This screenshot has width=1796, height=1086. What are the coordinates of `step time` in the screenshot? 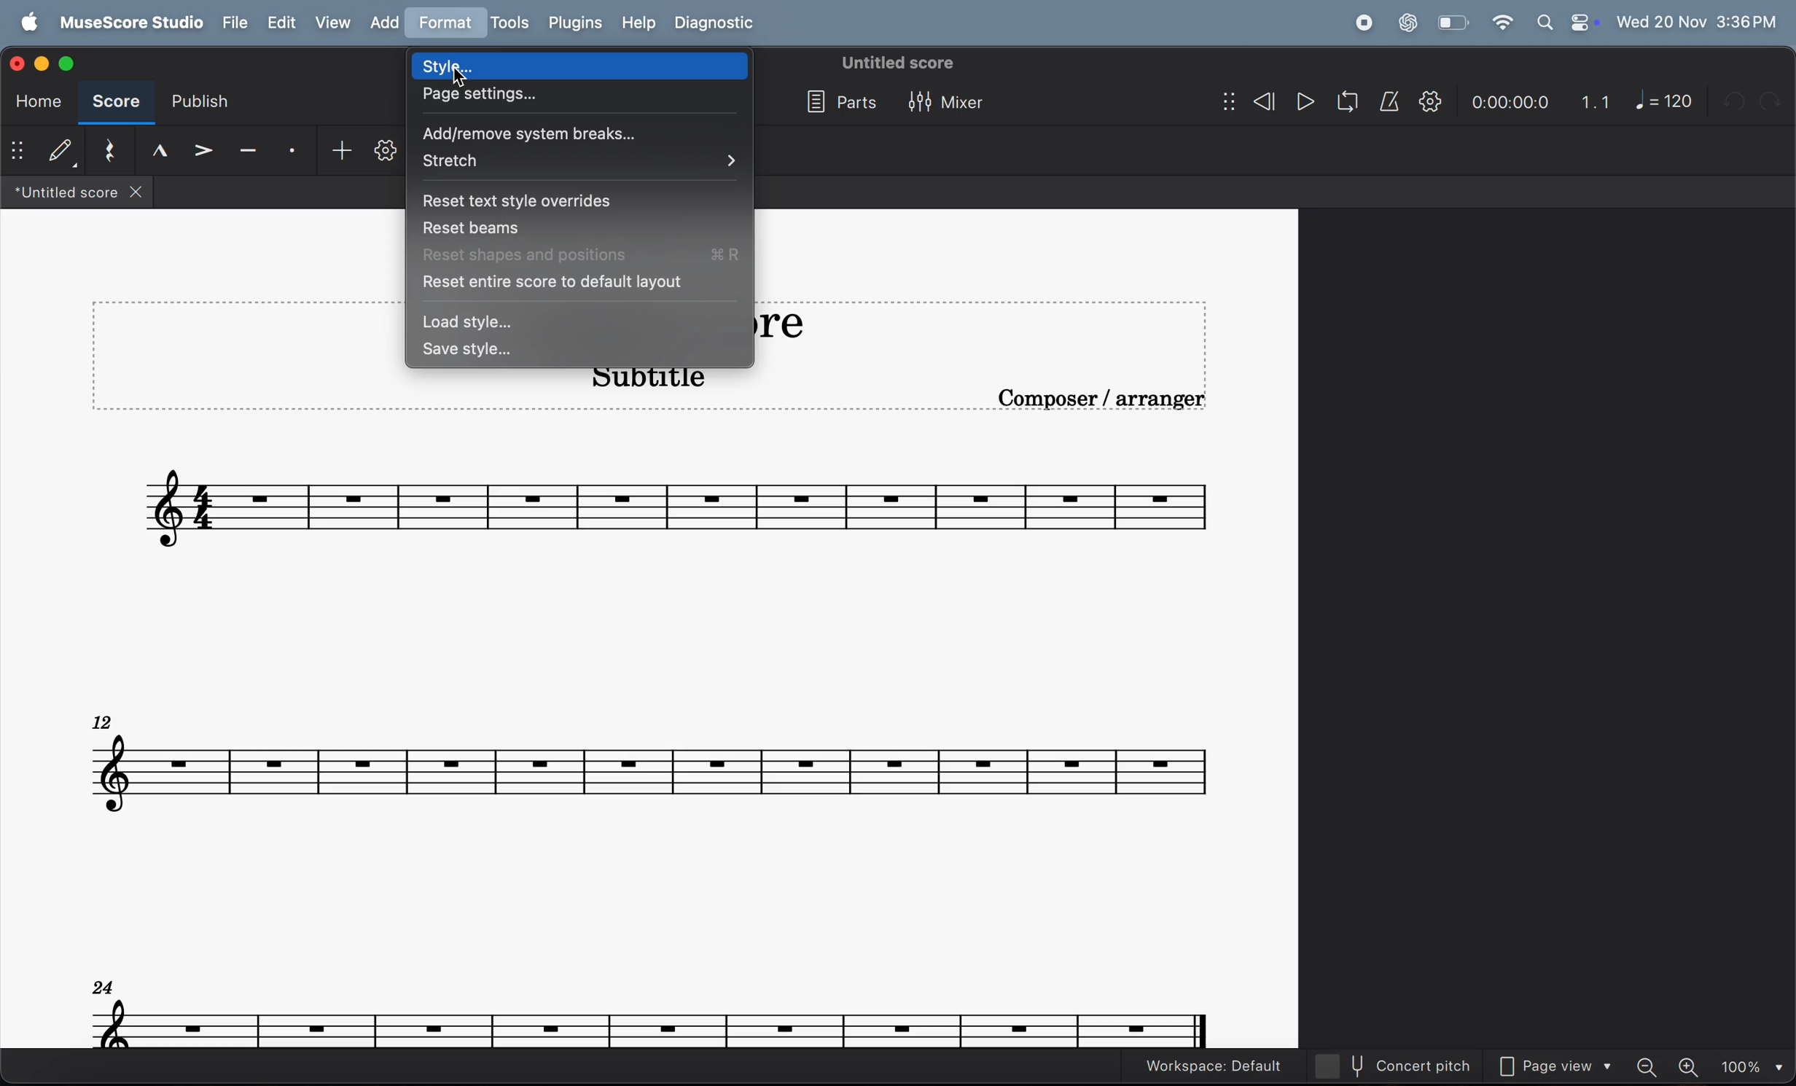 It's located at (43, 152).